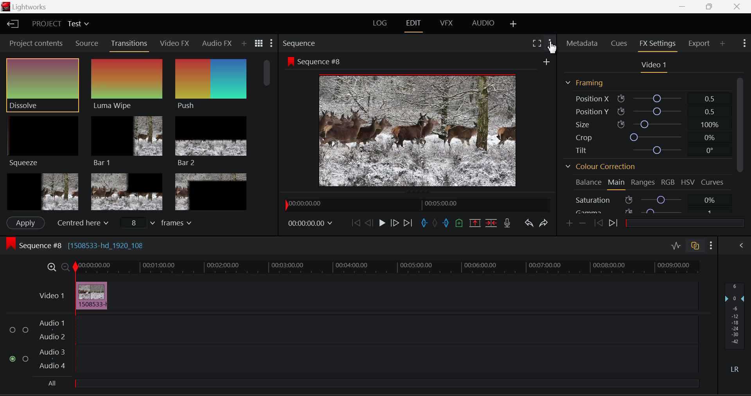  Describe the element at coordinates (65, 268) in the screenshot. I see `Timeline Zoom Out` at that location.